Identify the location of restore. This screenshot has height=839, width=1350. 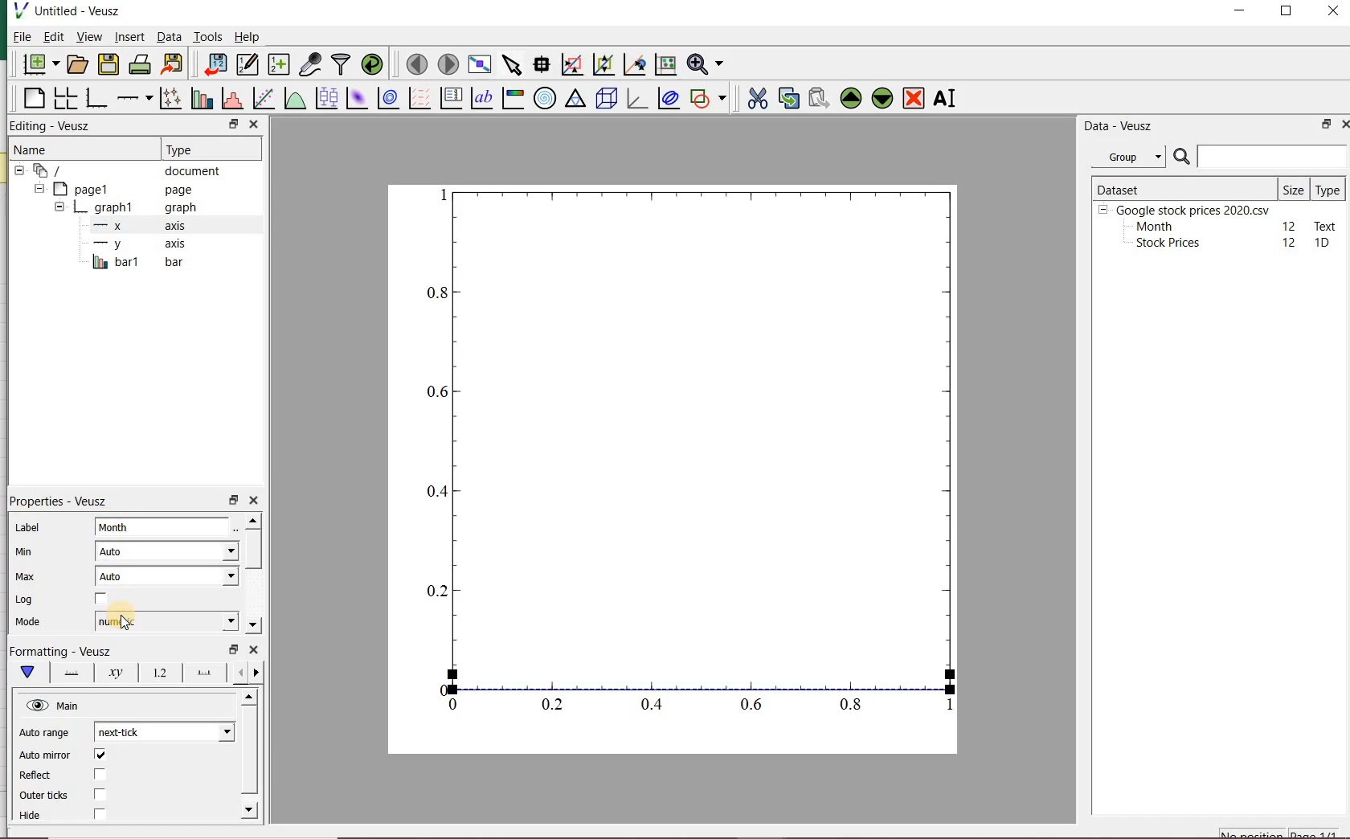
(1323, 125).